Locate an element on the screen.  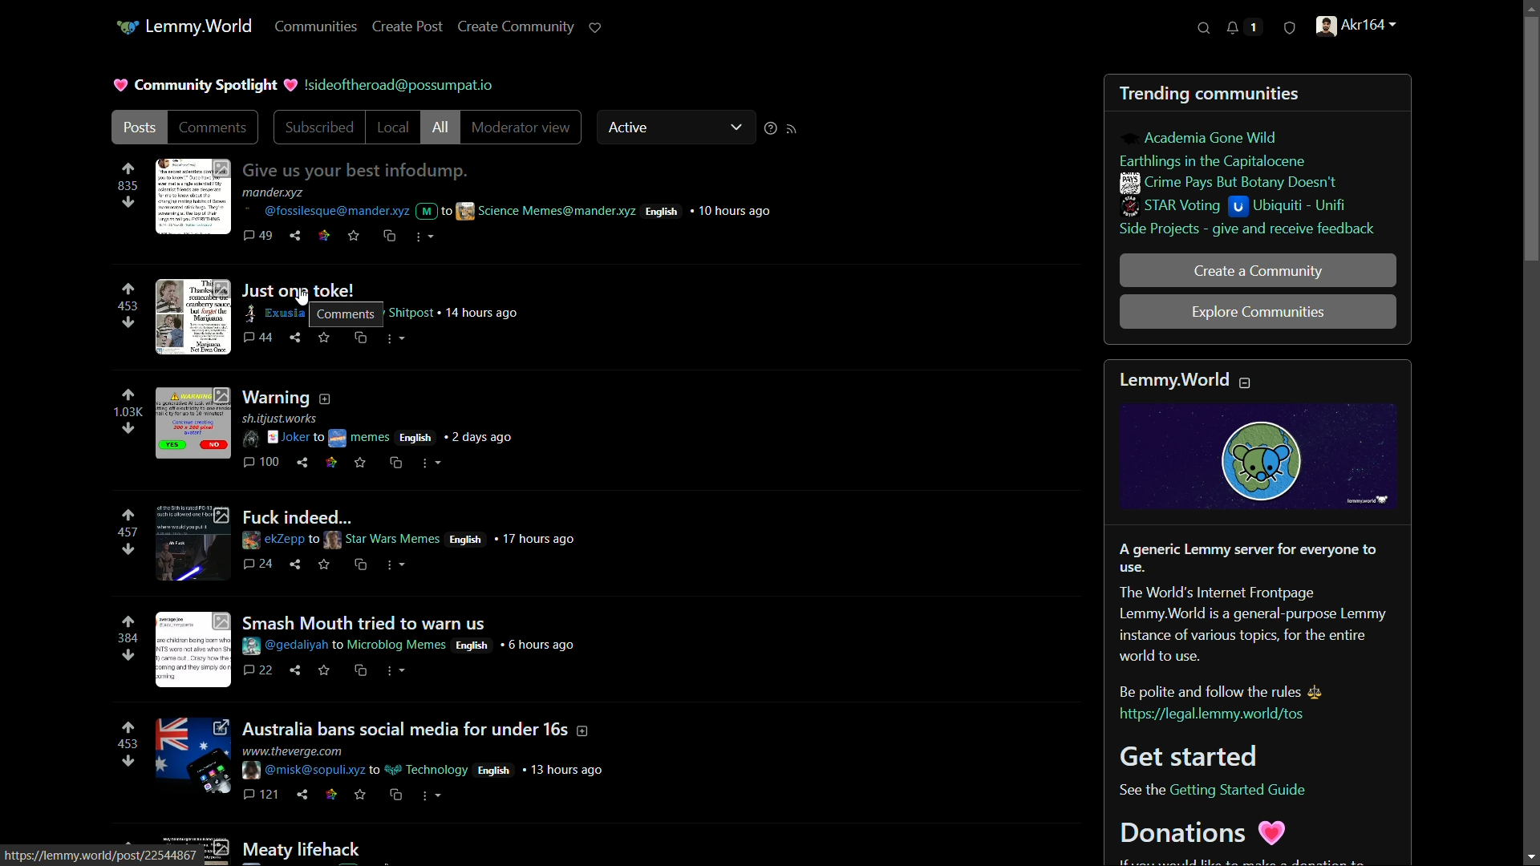
thumbnail is located at coordinates (192, 197).